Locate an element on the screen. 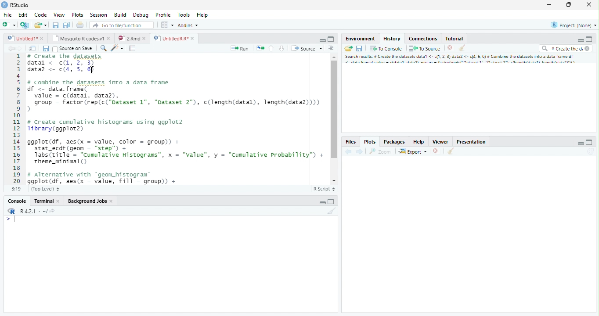 The width and height of the screenshot is (599, 316). Go to the next section/chunk is located at coordinates (281, 49).